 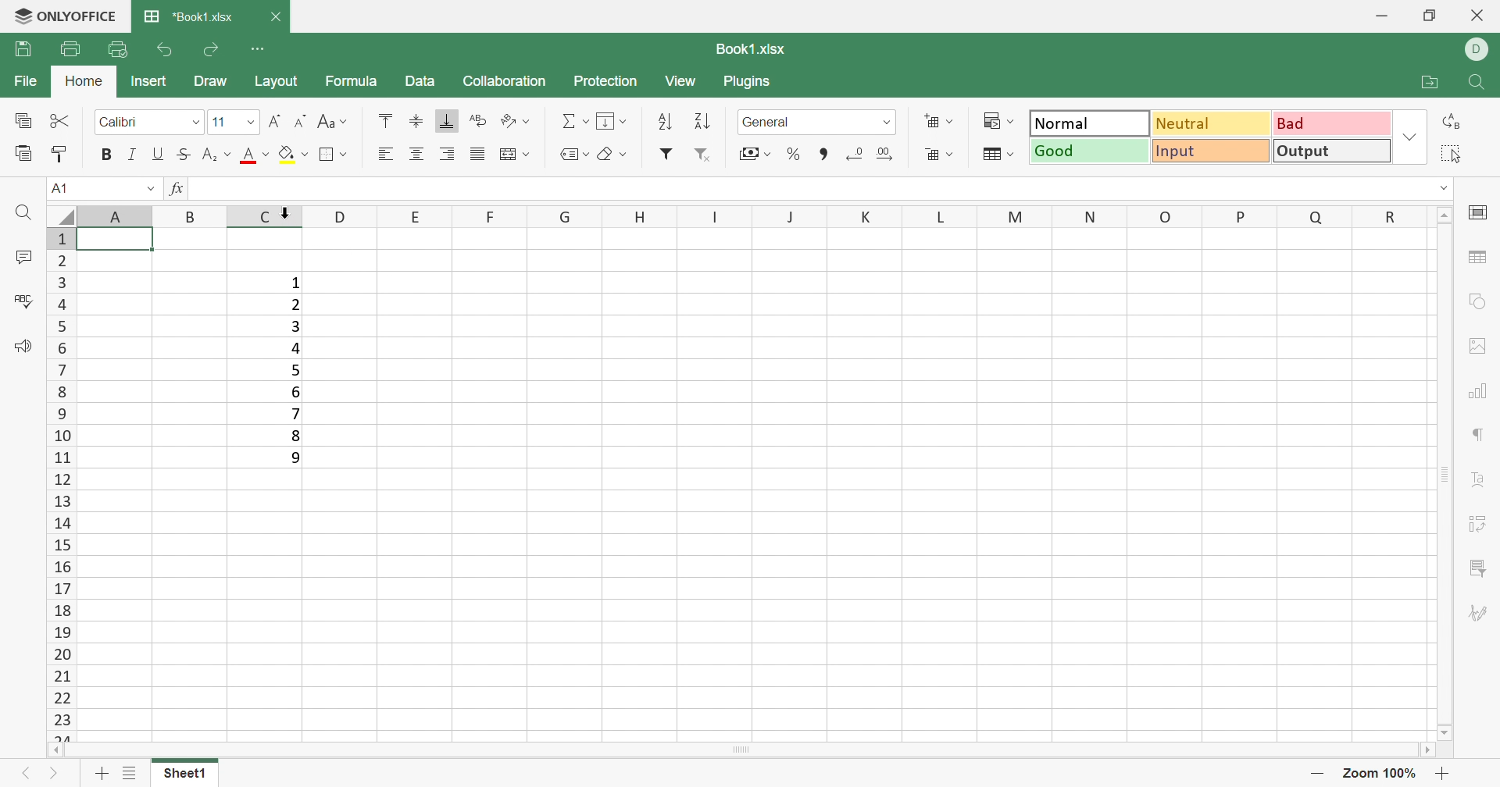 I want to click on , so click(x=338, y=218).